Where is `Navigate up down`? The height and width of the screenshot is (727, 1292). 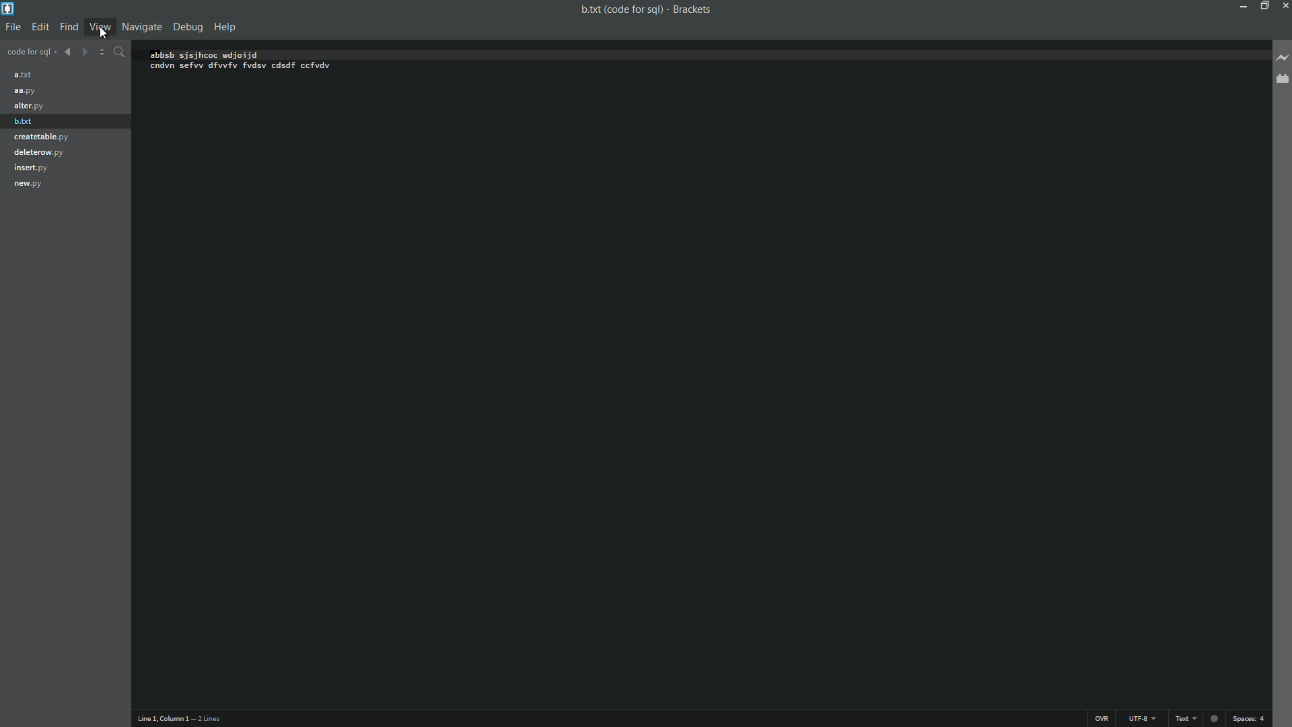
Navigate up down is located at coordinates (104, 50).